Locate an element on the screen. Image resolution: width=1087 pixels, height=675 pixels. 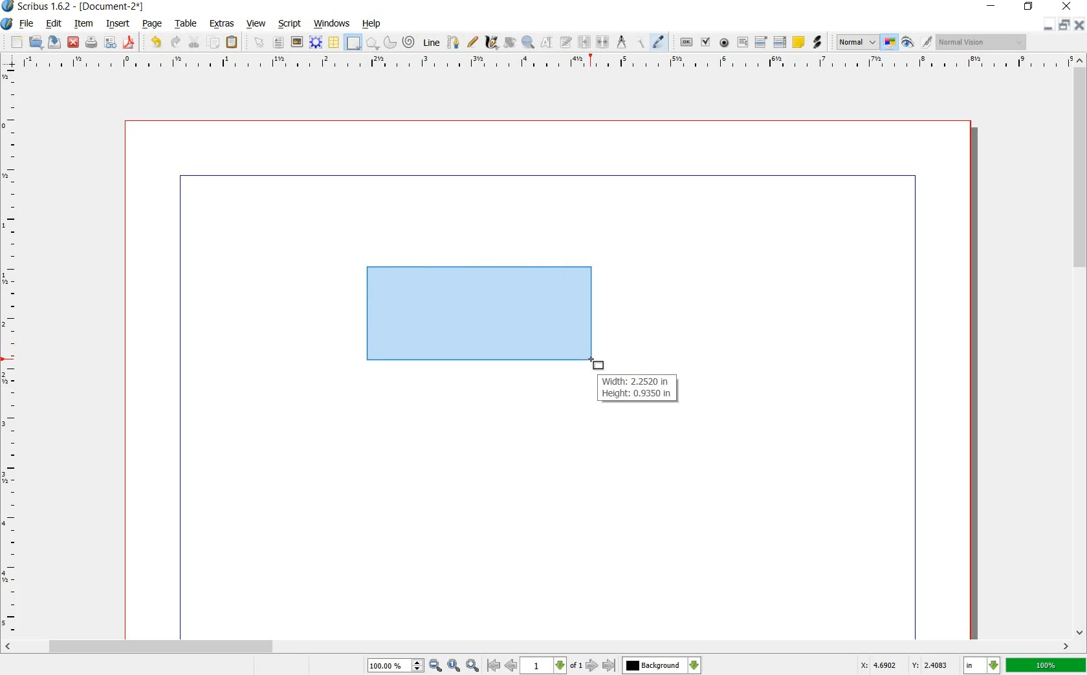
go to next page is located at coordinates (593, 666).